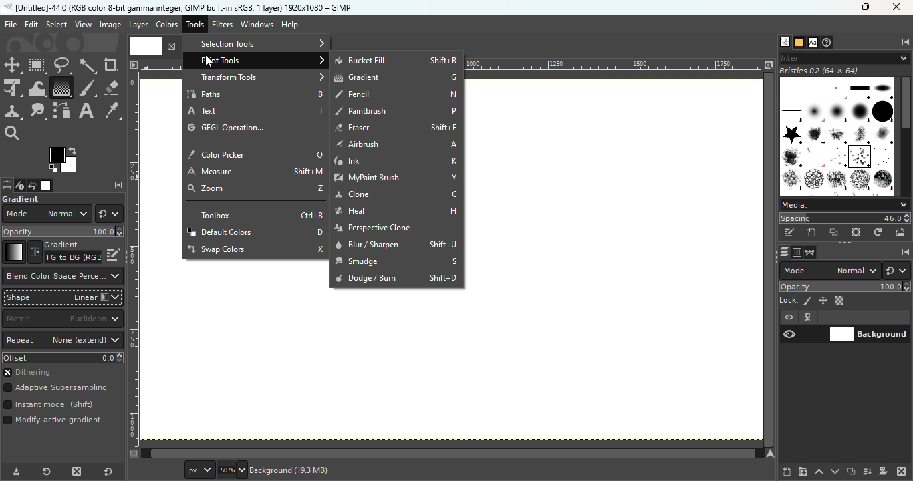 This screenshot has width=913, height=481. Describe the element at coordinates (845, 57) in the screenshot. I see `Filter` at that location.